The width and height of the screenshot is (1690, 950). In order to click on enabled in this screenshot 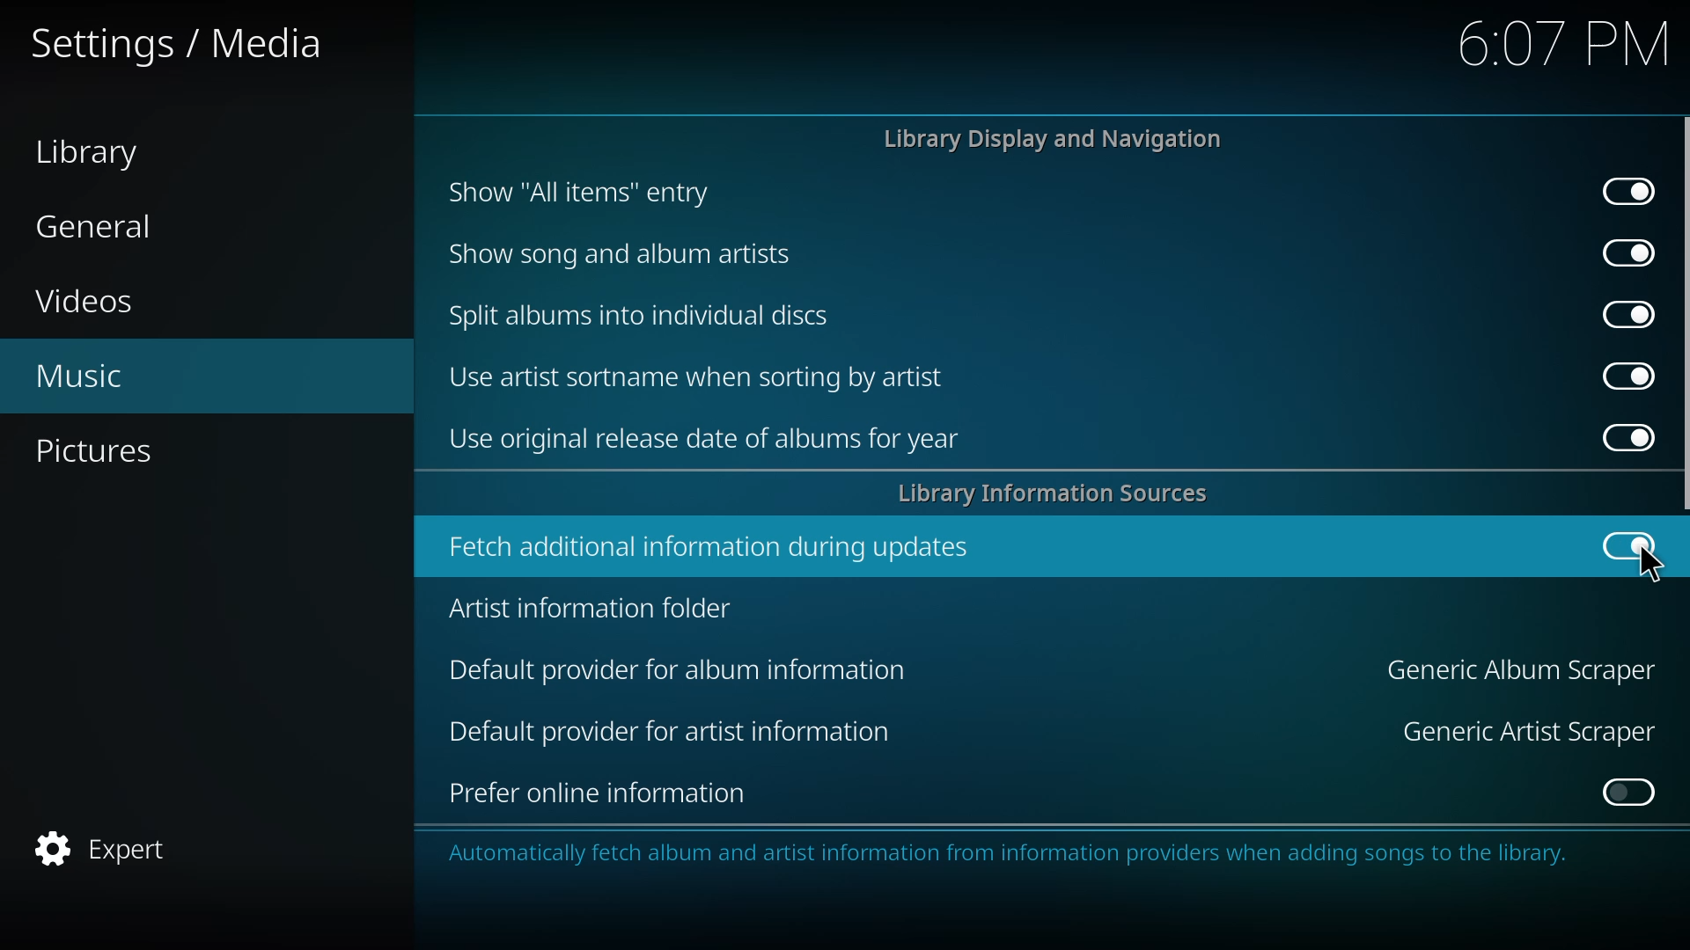, I will do `click(1623, 376)`.